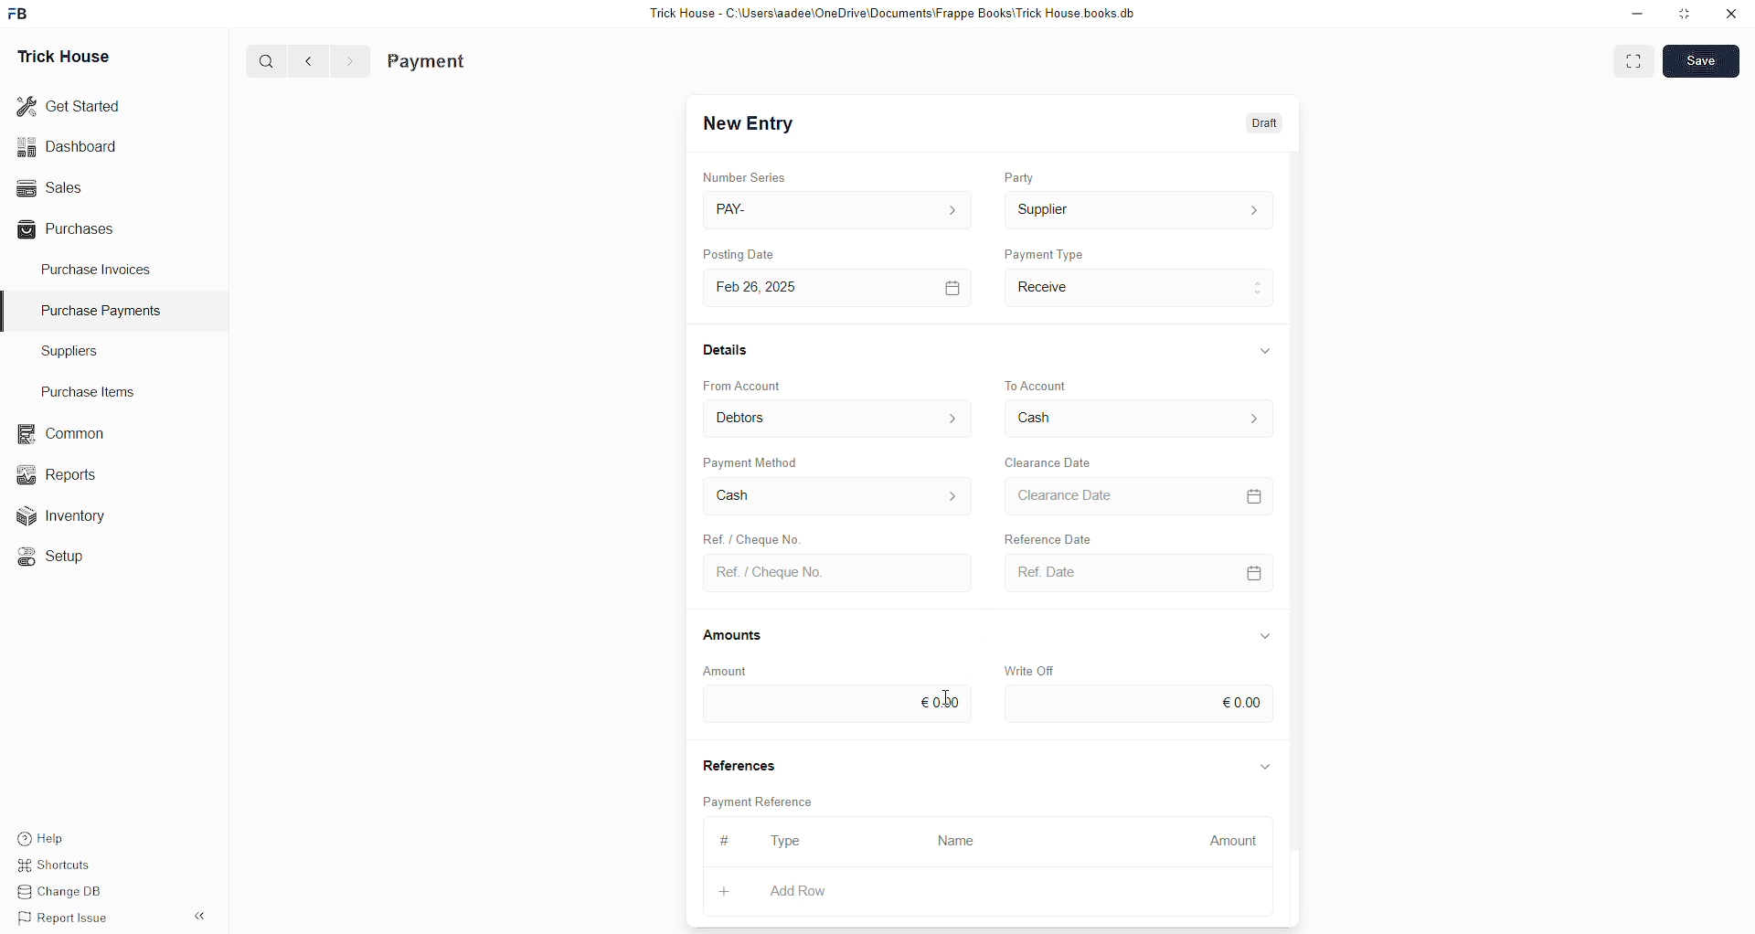  I want to click on forward, so click(349, 61).